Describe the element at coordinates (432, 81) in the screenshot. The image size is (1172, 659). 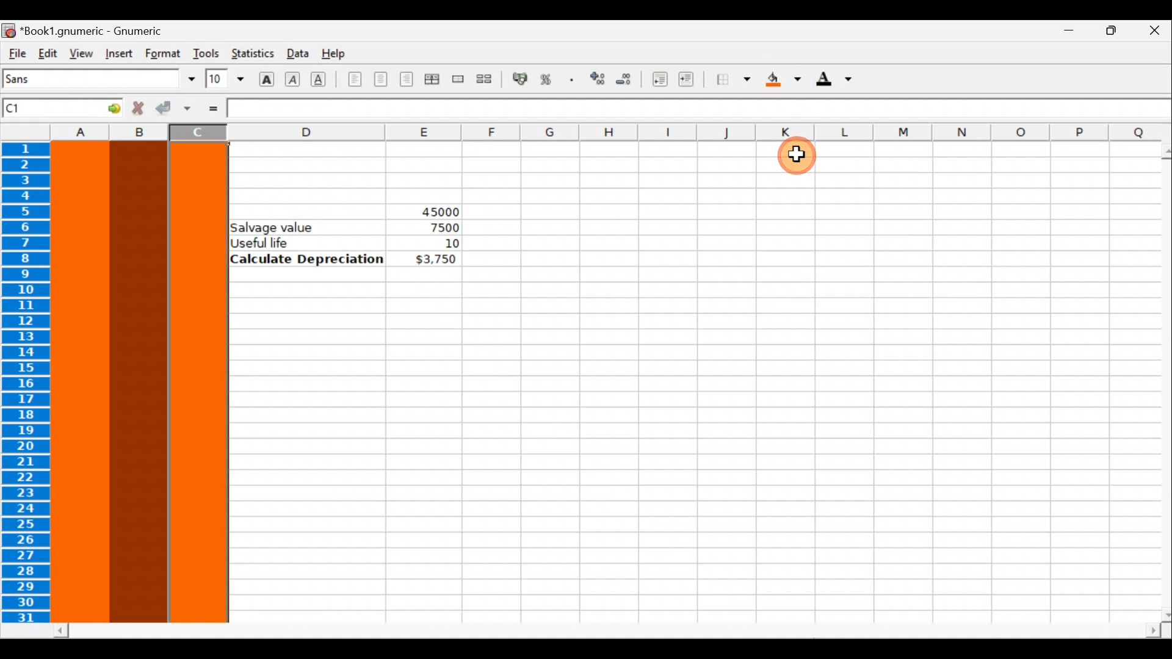
I see `Centre horizontally across selection` at that location.